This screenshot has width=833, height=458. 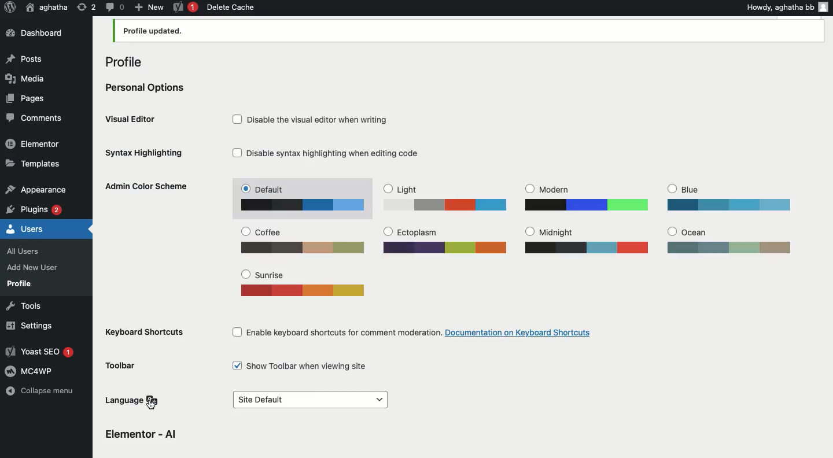 I want to click on Default, so click(x=305, y=198).